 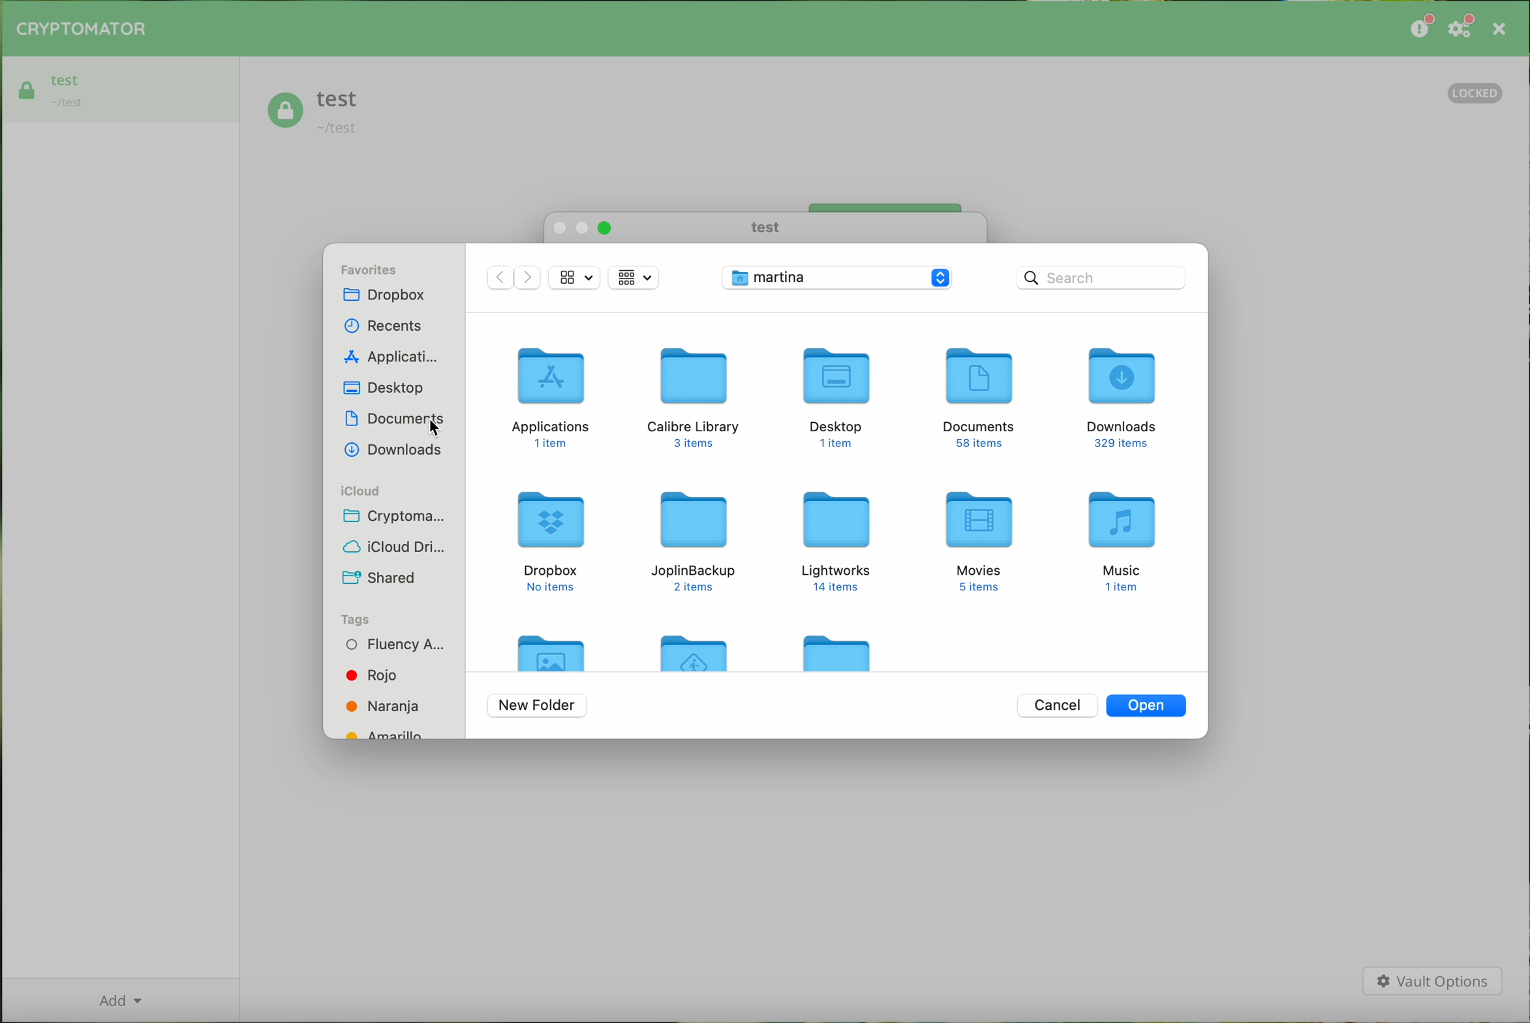 I want to click on martina folder location, so click(x=840, y=279).